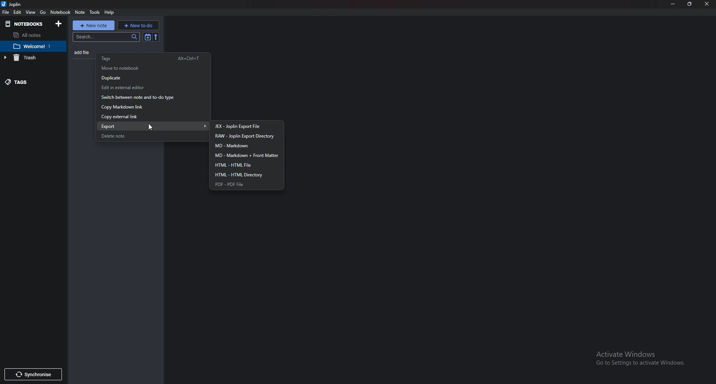 The width and height of the screenshot is (716, 384). What do you see at coordinates (81, 12) in the screenshot?
I see `note` at bounding box center [81, 12].